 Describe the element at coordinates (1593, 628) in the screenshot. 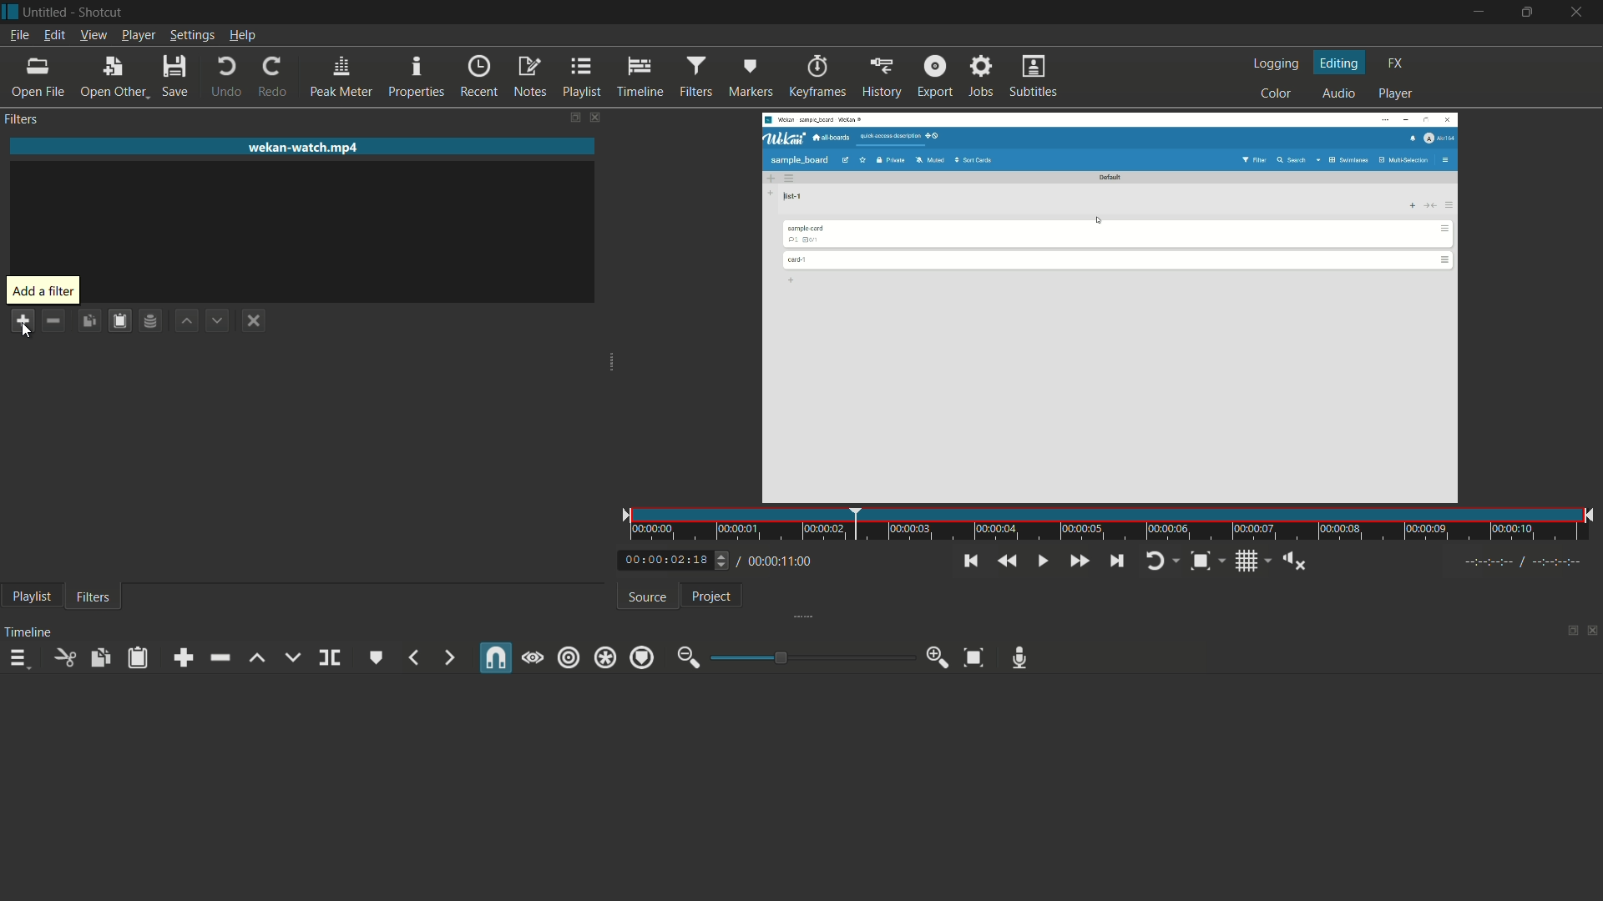

I see `close timeline` at that location.